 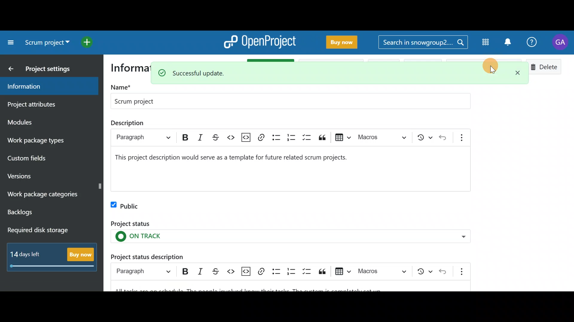 I want to click on code, so click(x=231, y=137).